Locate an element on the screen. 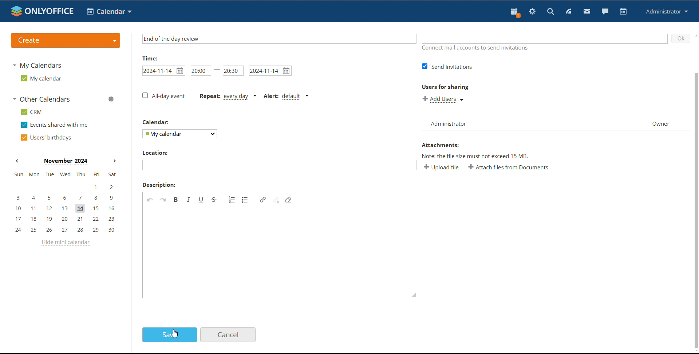 The height and width of the screenshot is (354, 699). profile is located at coordinates (667, 11).